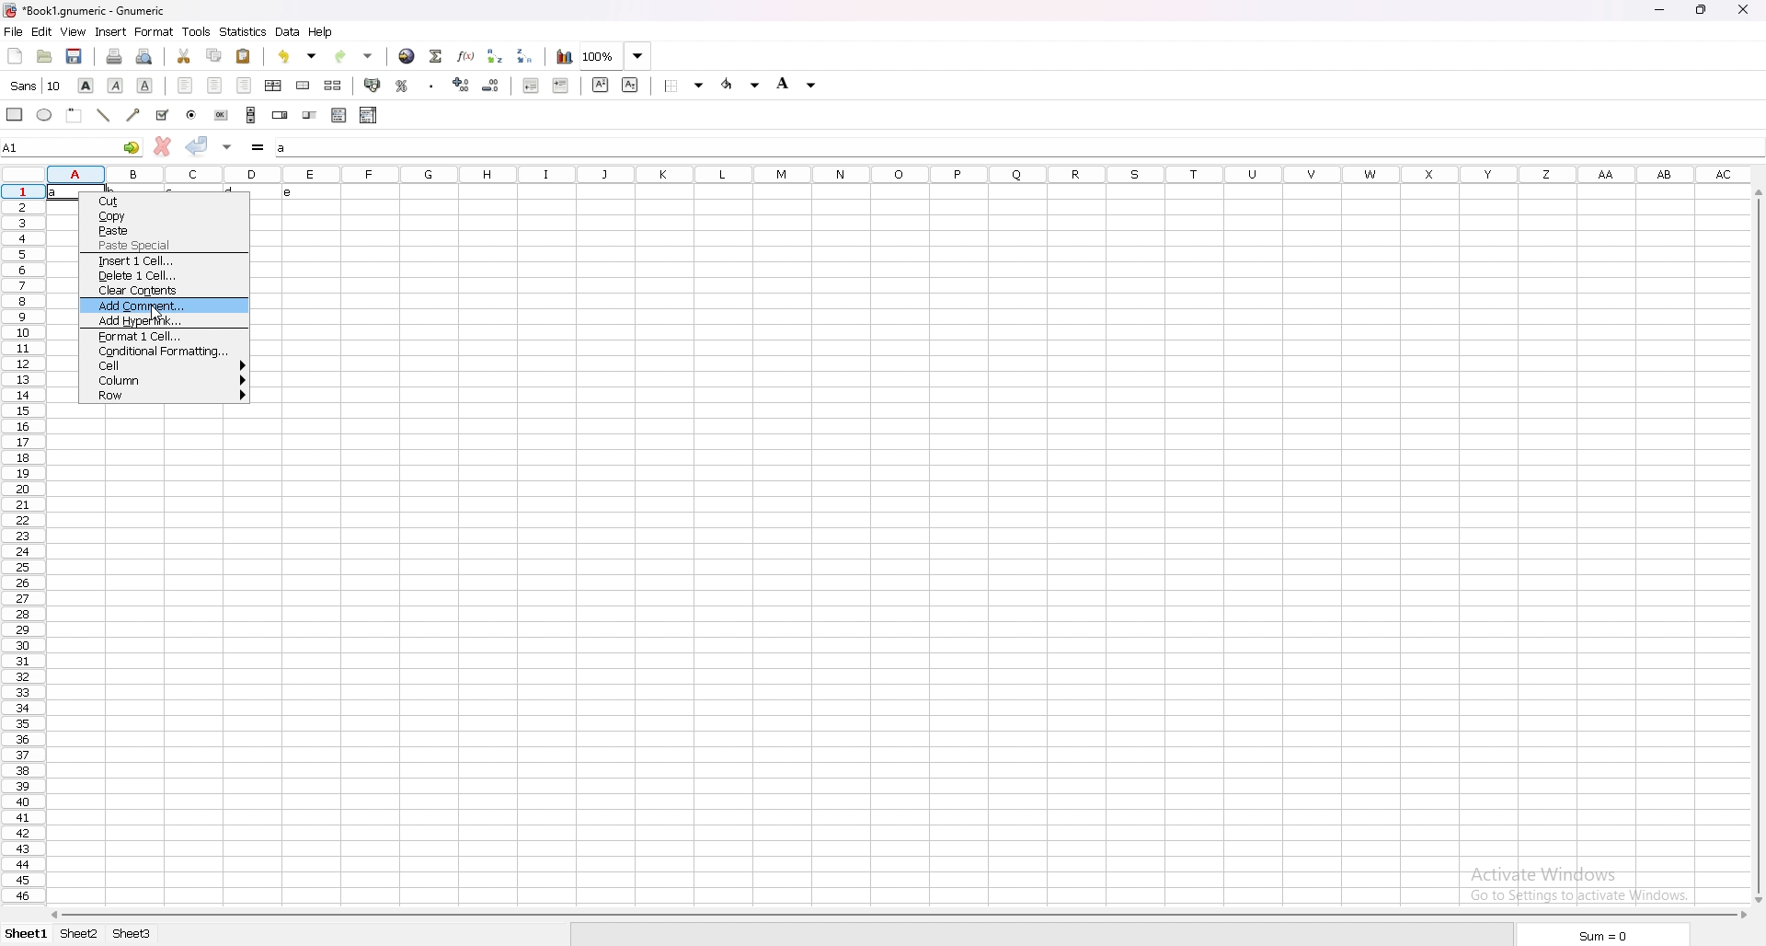 The width and height of the screenshot is (1766, 946). What do you see at coordinates (1660, 10) in the screenshot?
I see `minimize` at bounding box center [1660, 10].